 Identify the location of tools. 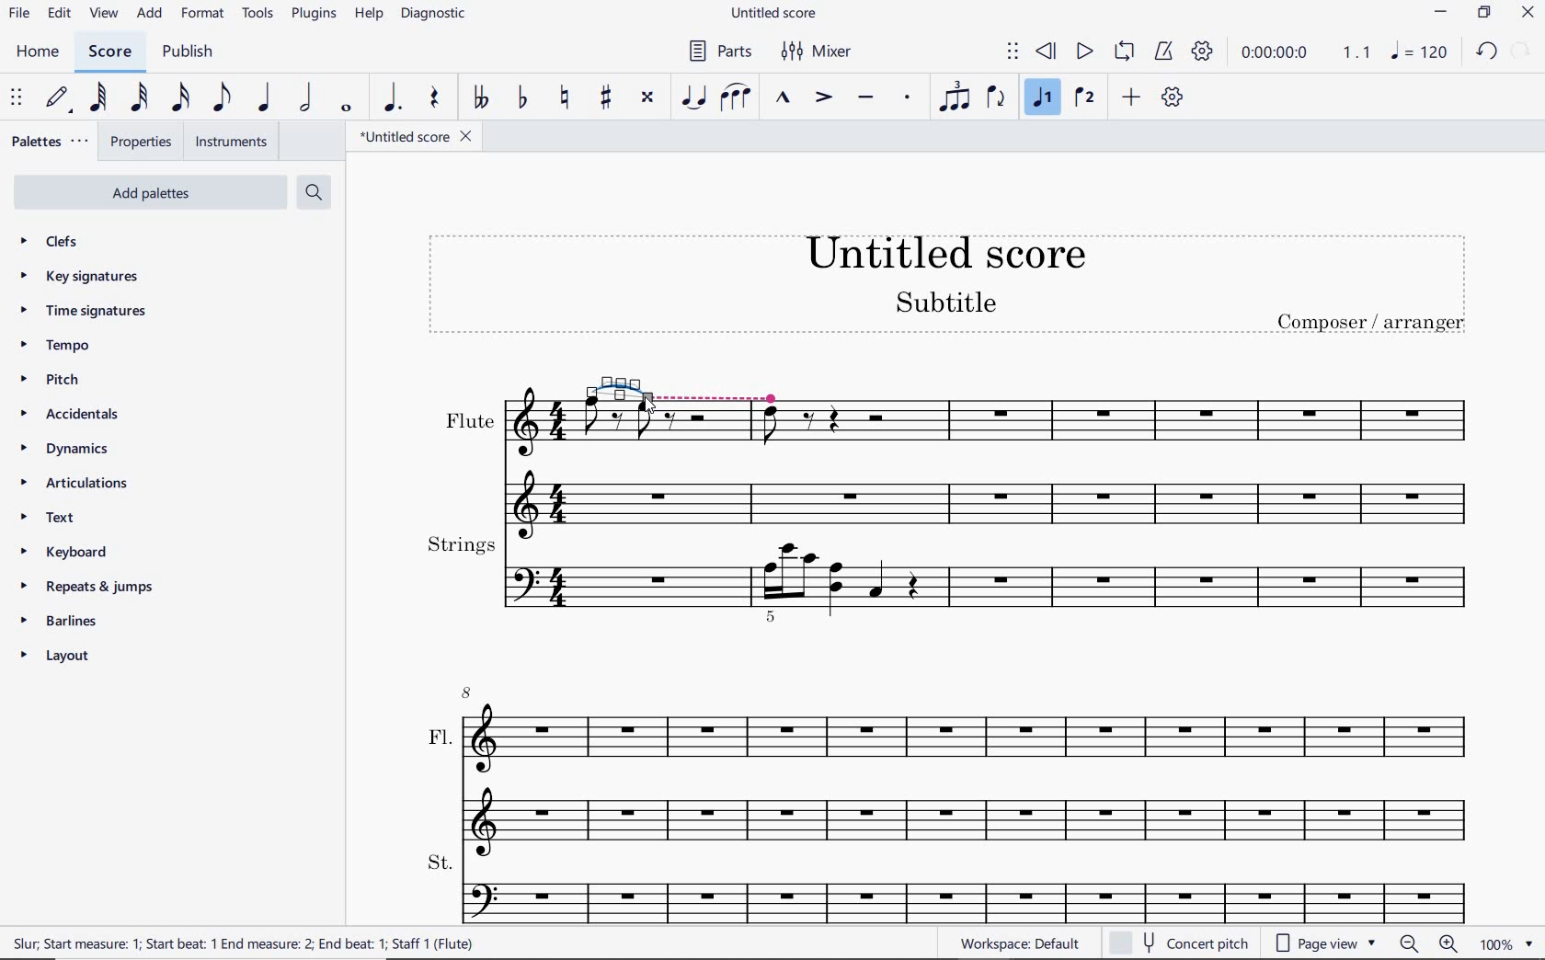
(258, 14).